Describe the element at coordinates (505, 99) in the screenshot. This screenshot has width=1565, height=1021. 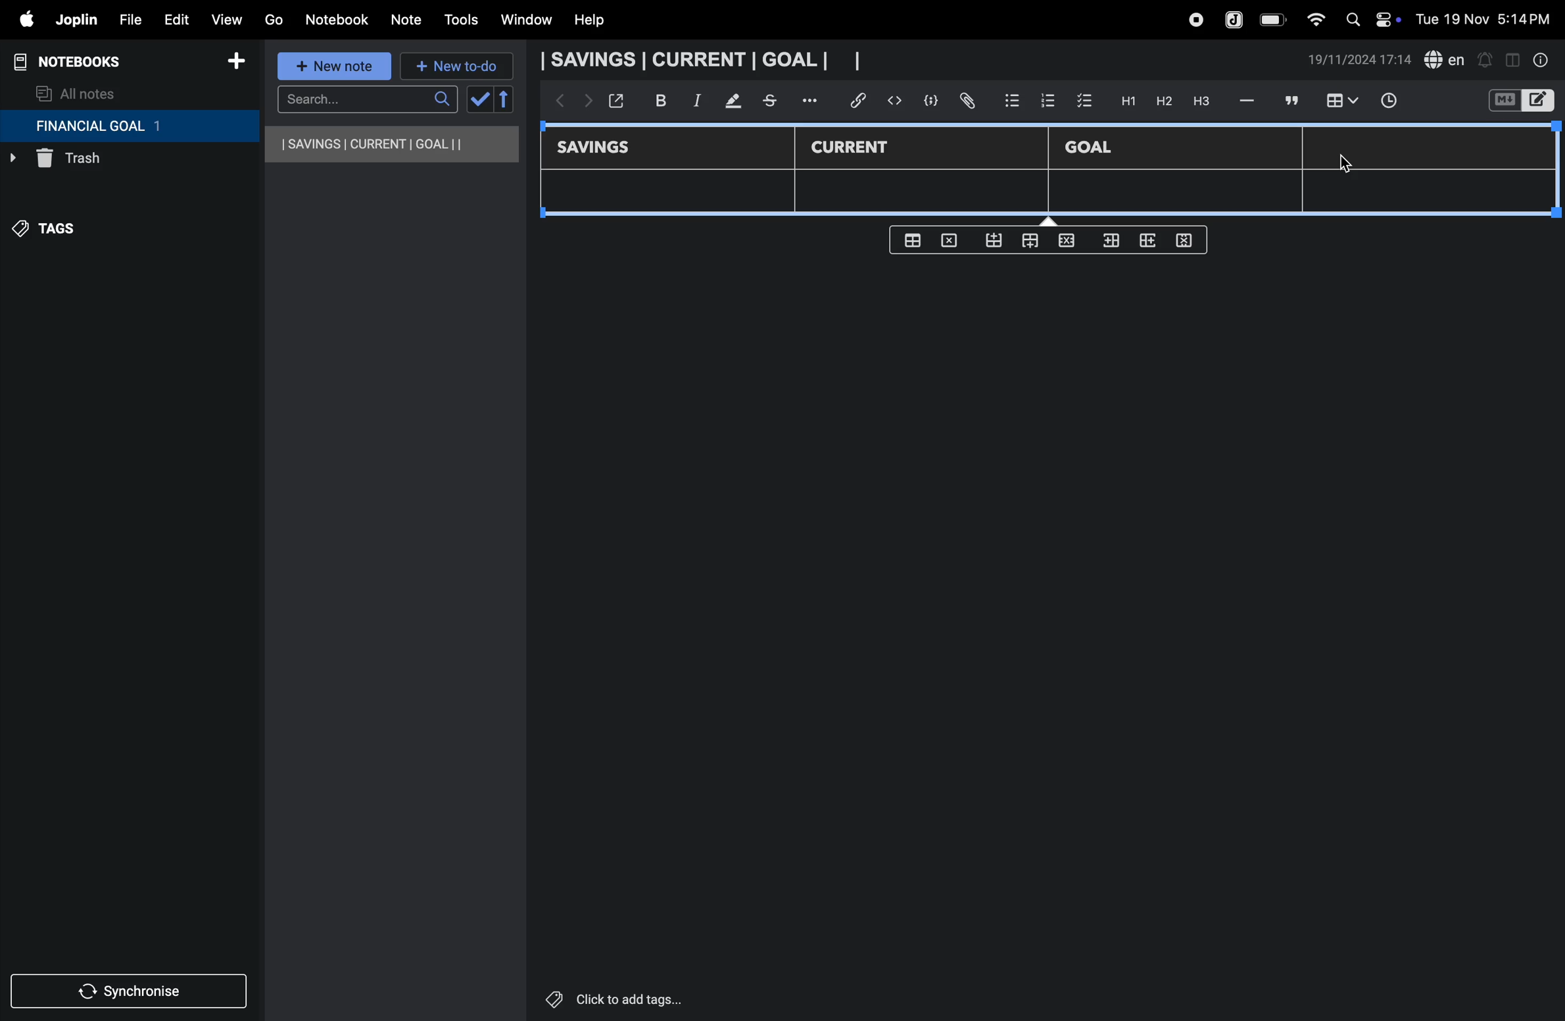
I see `reverse sort order` at that location.